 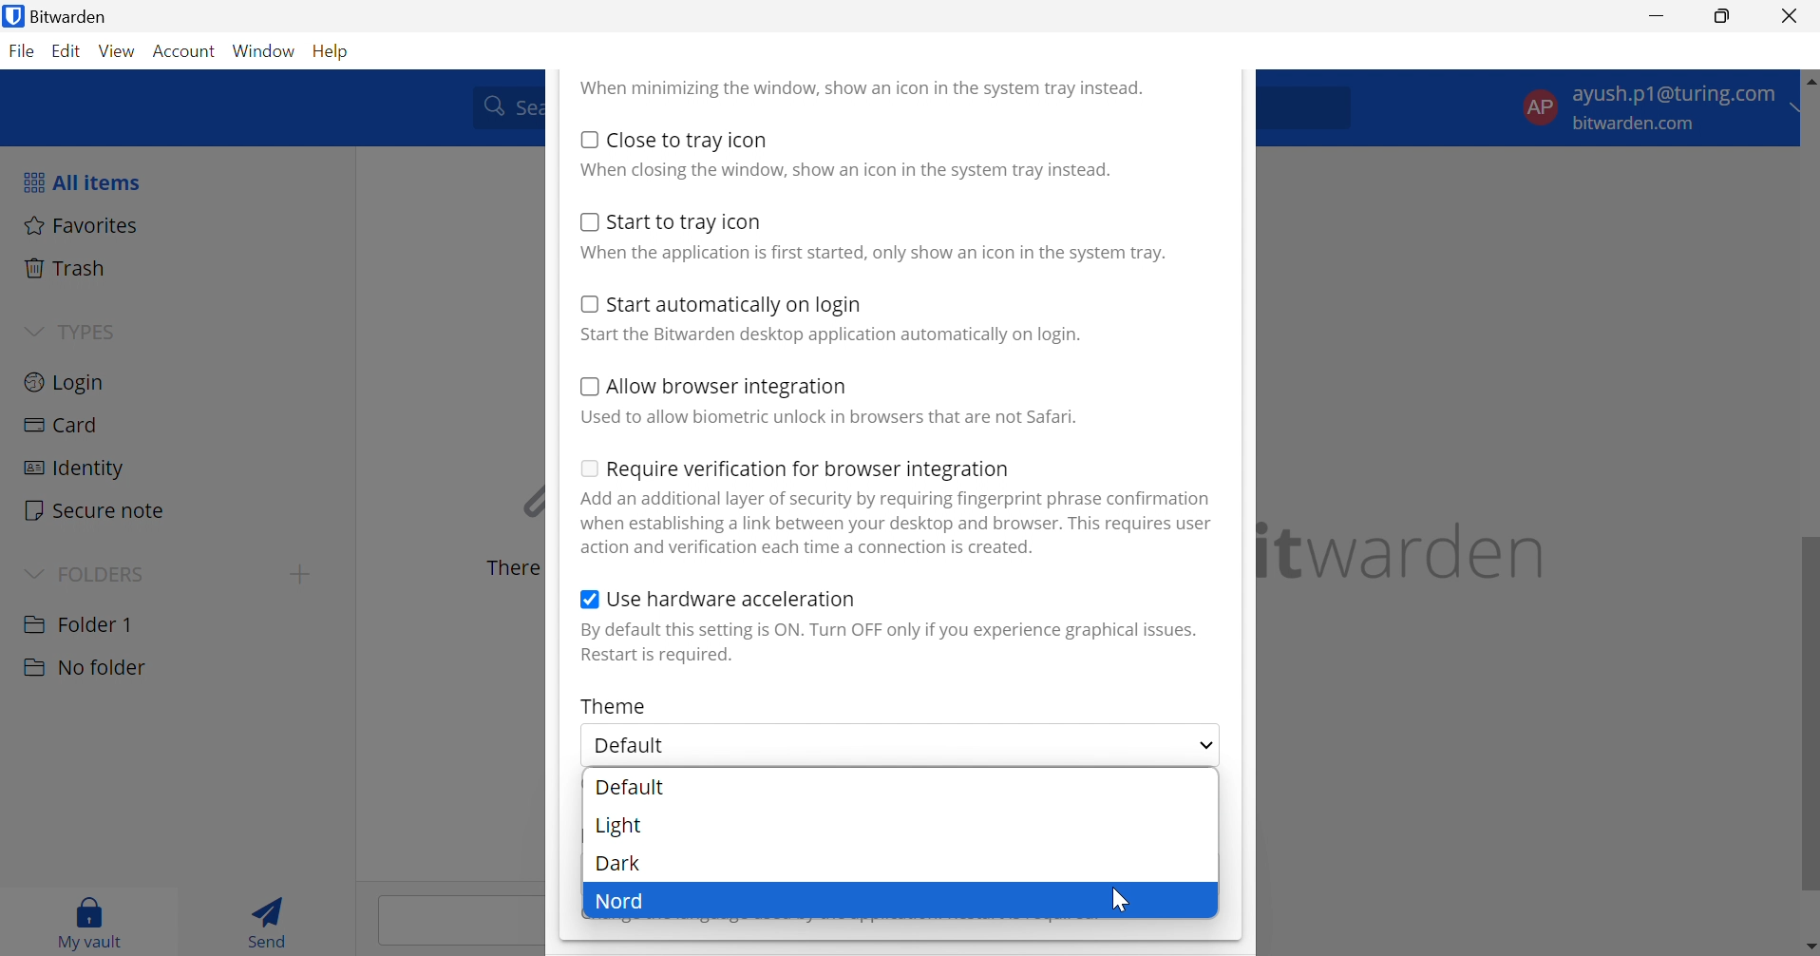 What do you see at coordinates (900, 499) in the screenshot?
I see `Add an additional layer of security by requiring fingerprint phrase confirmation` at bounding box center [900, 499].